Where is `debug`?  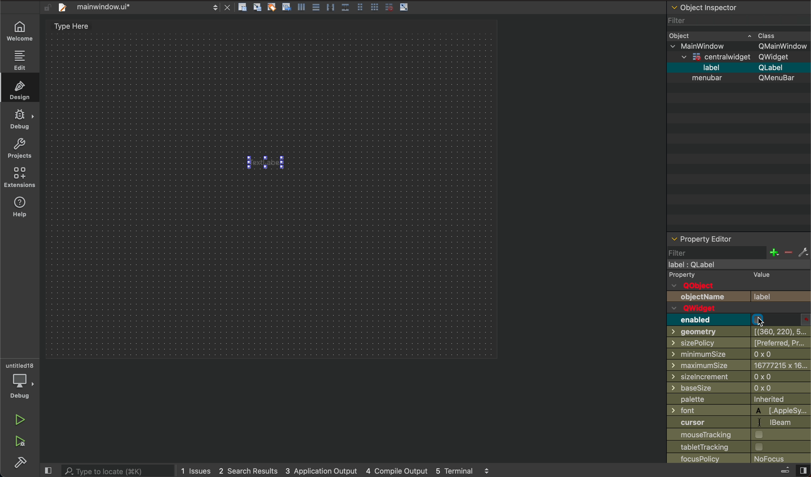
debug is located at coordinates (18, 388).